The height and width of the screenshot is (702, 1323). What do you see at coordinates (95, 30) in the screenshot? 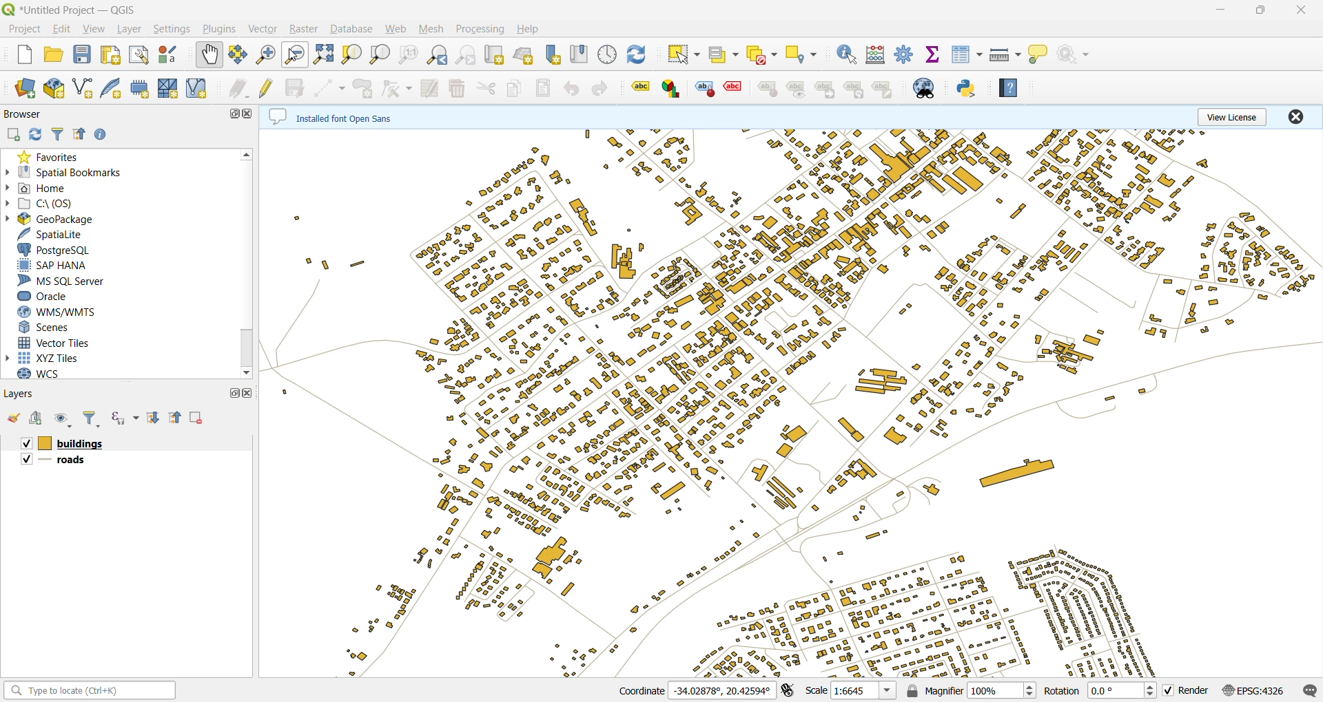
I see `view` at bounding box center [95, 30].